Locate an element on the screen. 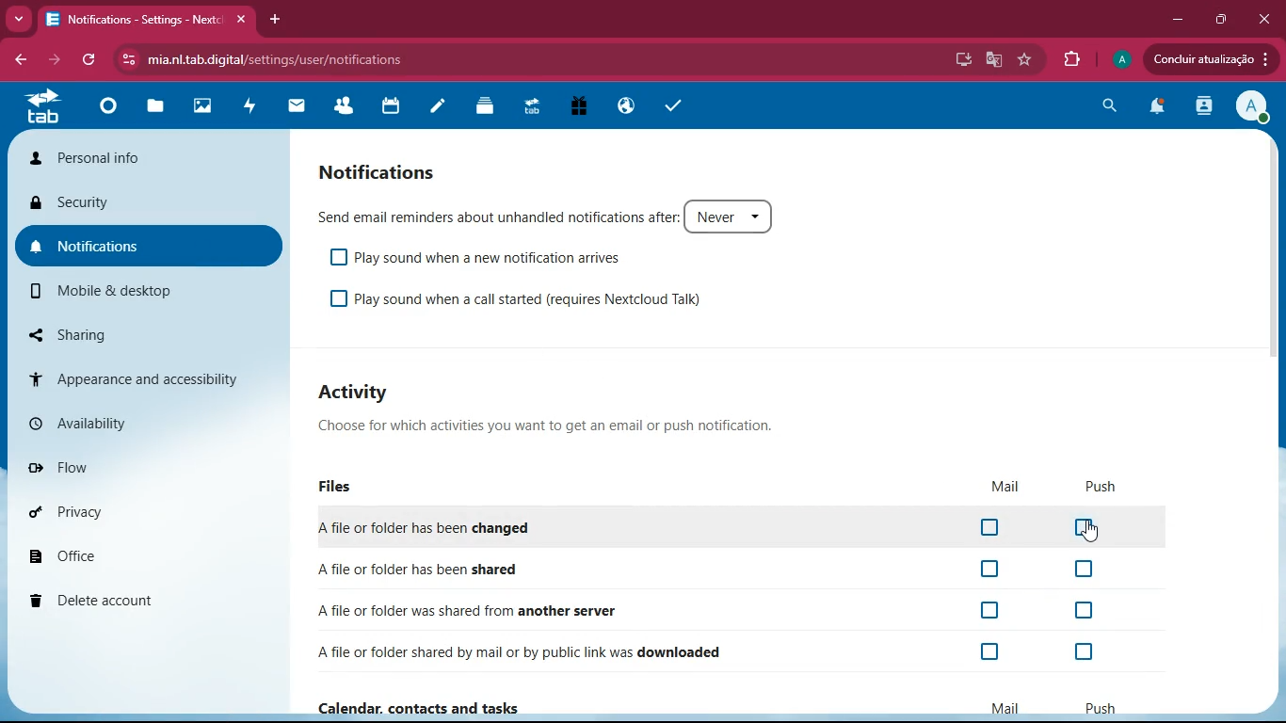 The width and height of the screenshot is (1286, 723). off is located at coordinates (1091, 570).